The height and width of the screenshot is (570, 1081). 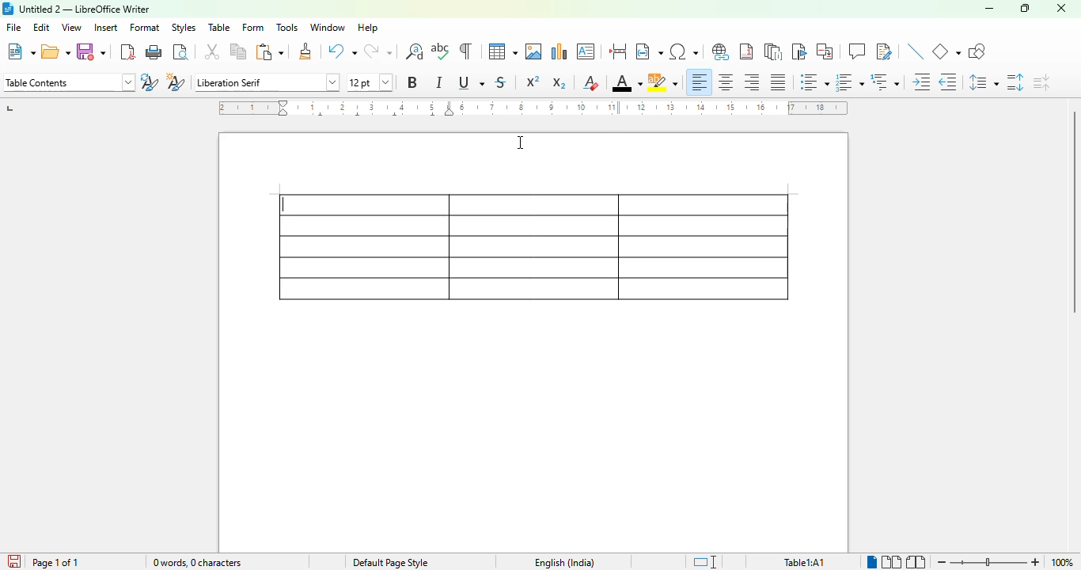 I want to click on insert field, so click(x=649, y=50).